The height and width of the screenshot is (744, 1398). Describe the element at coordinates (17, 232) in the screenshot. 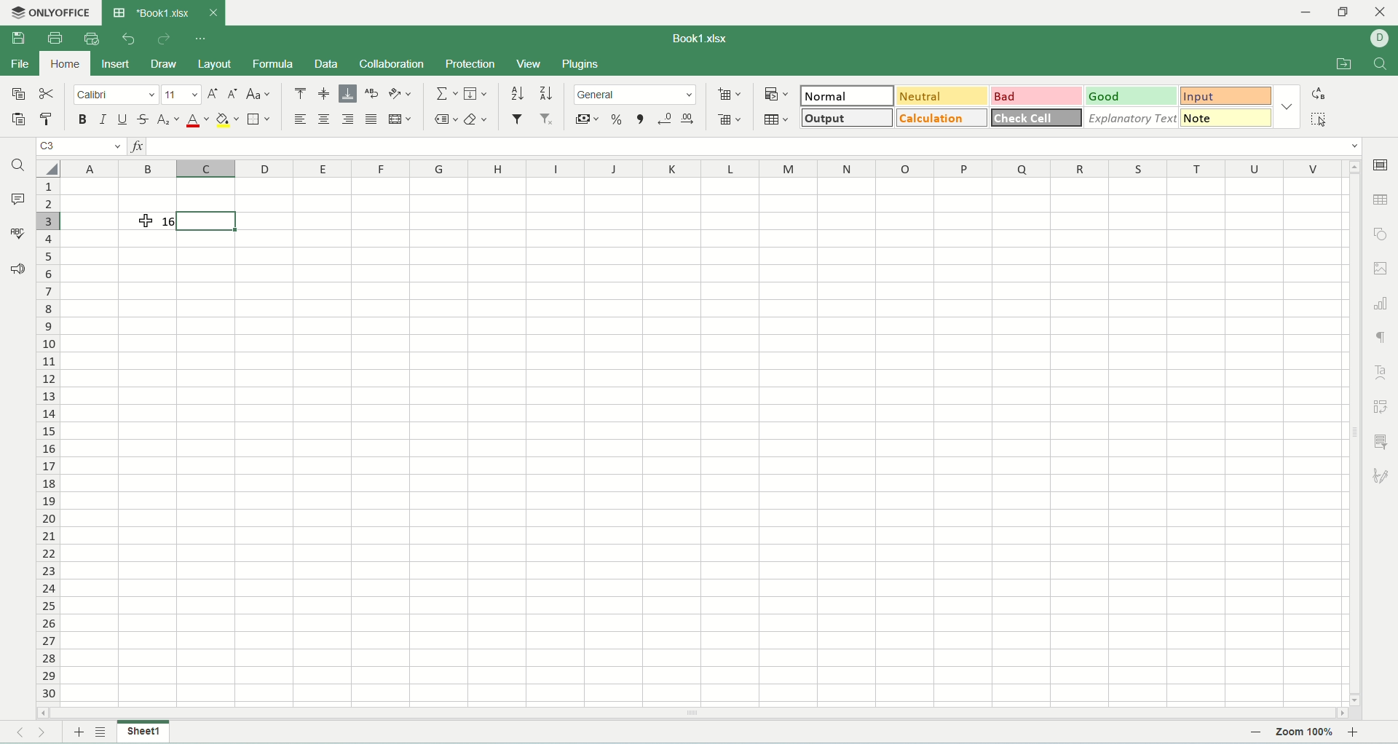

I see `spell check` at that location.